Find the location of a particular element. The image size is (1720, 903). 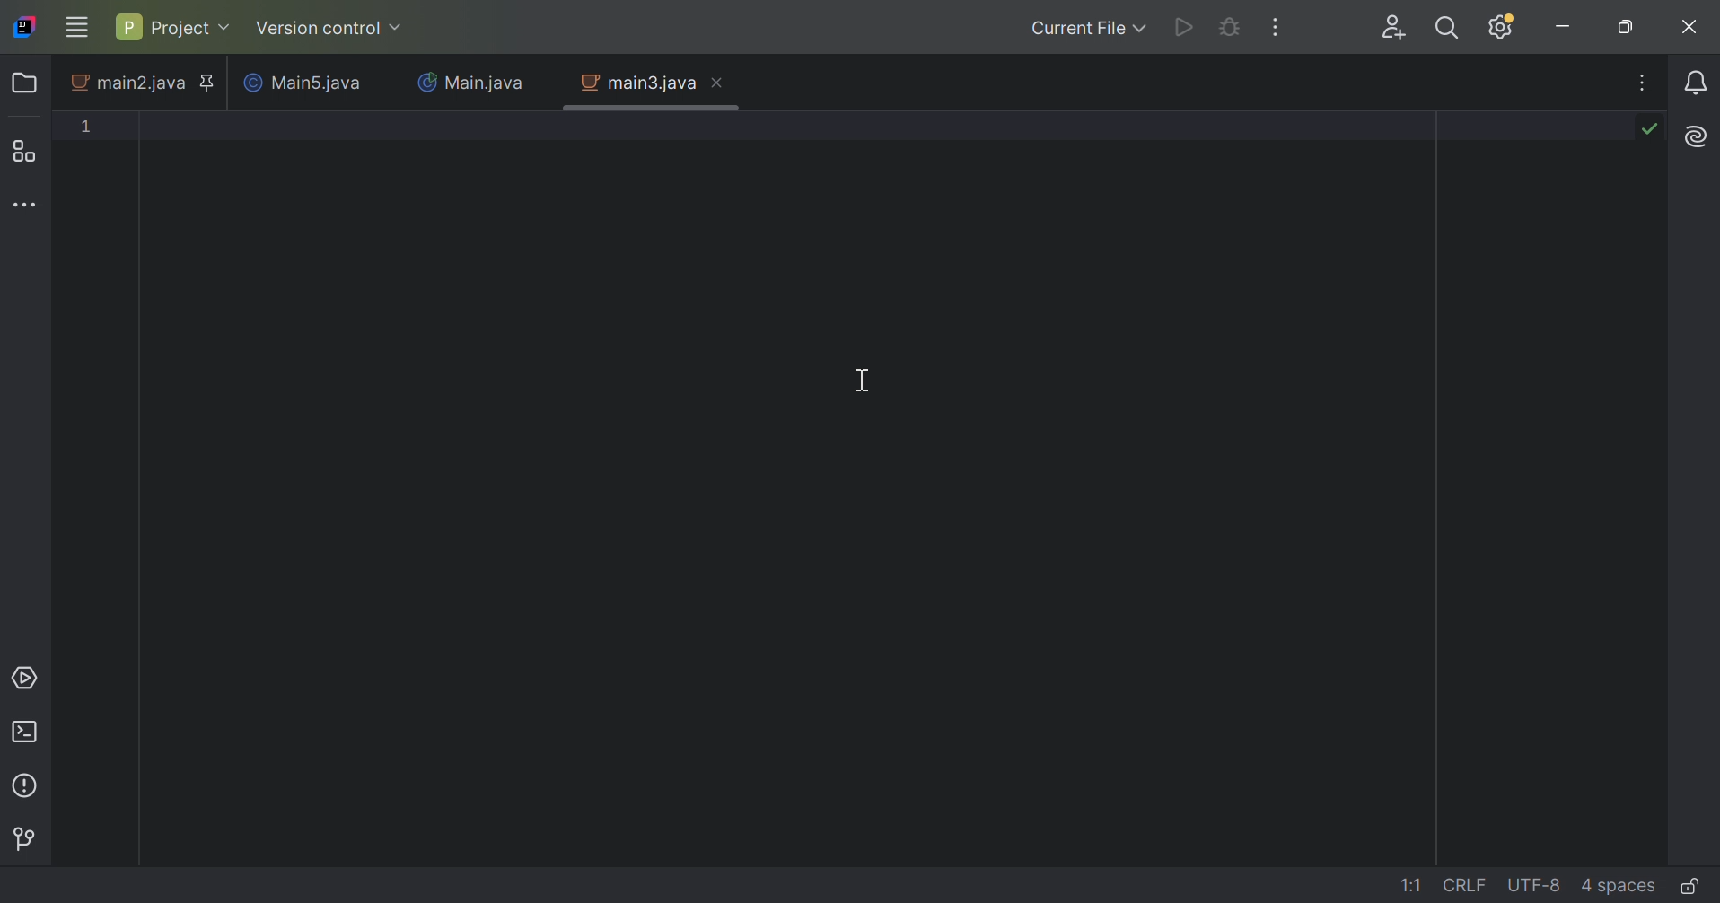

Updates available. IDE and Project Settings. is located at coordinates (1501, 28).